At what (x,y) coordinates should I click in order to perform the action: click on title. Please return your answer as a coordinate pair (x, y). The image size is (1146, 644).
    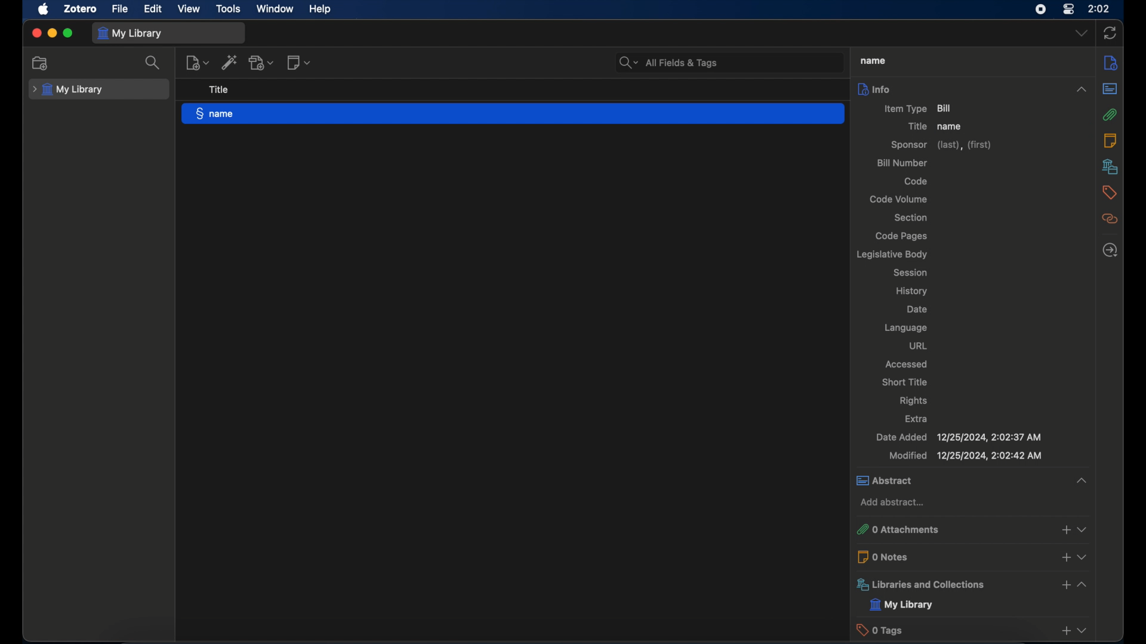
    Looking at the image, I should click on (871, 61).